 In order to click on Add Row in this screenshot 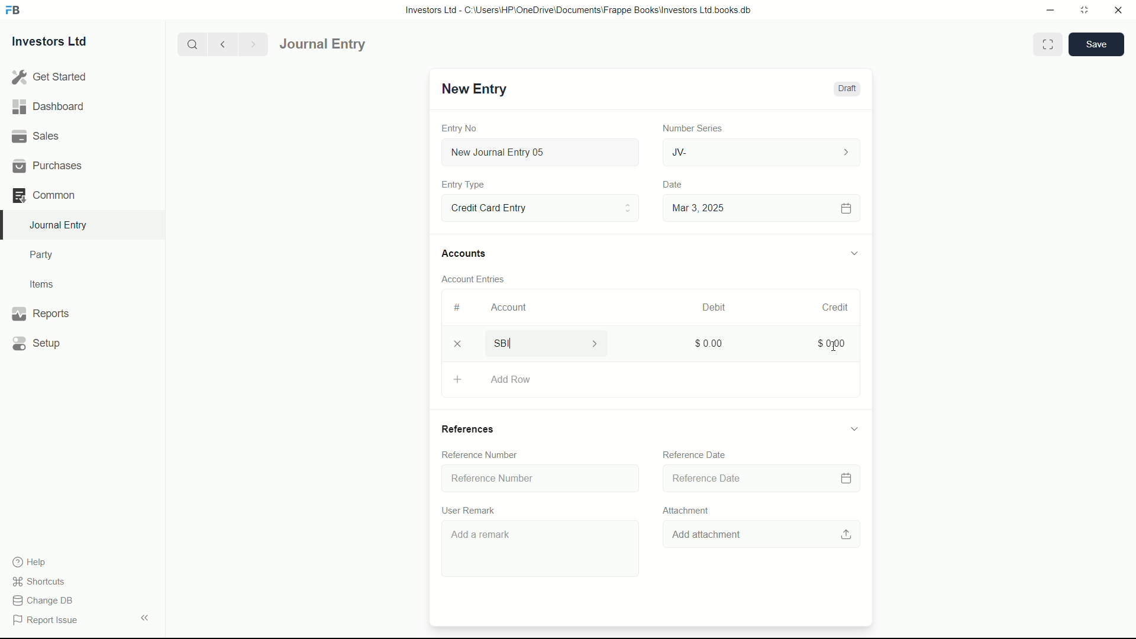, I will do `click(651, 381)`.